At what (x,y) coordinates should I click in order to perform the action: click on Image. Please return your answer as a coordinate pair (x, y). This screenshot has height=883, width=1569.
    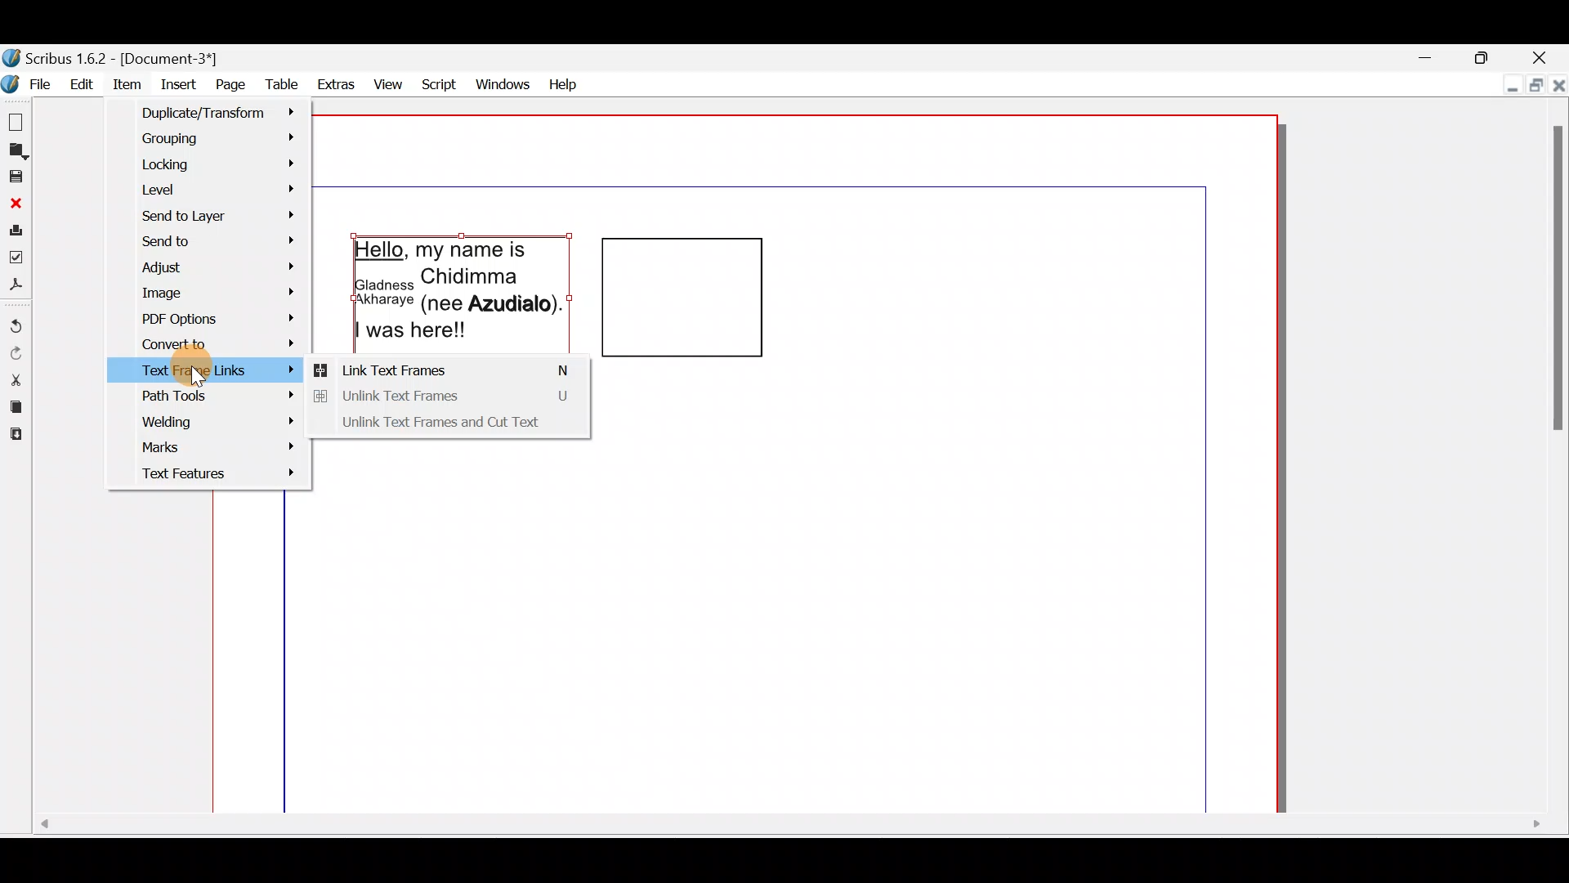
    Looking at the image, I should click on (208, 292).